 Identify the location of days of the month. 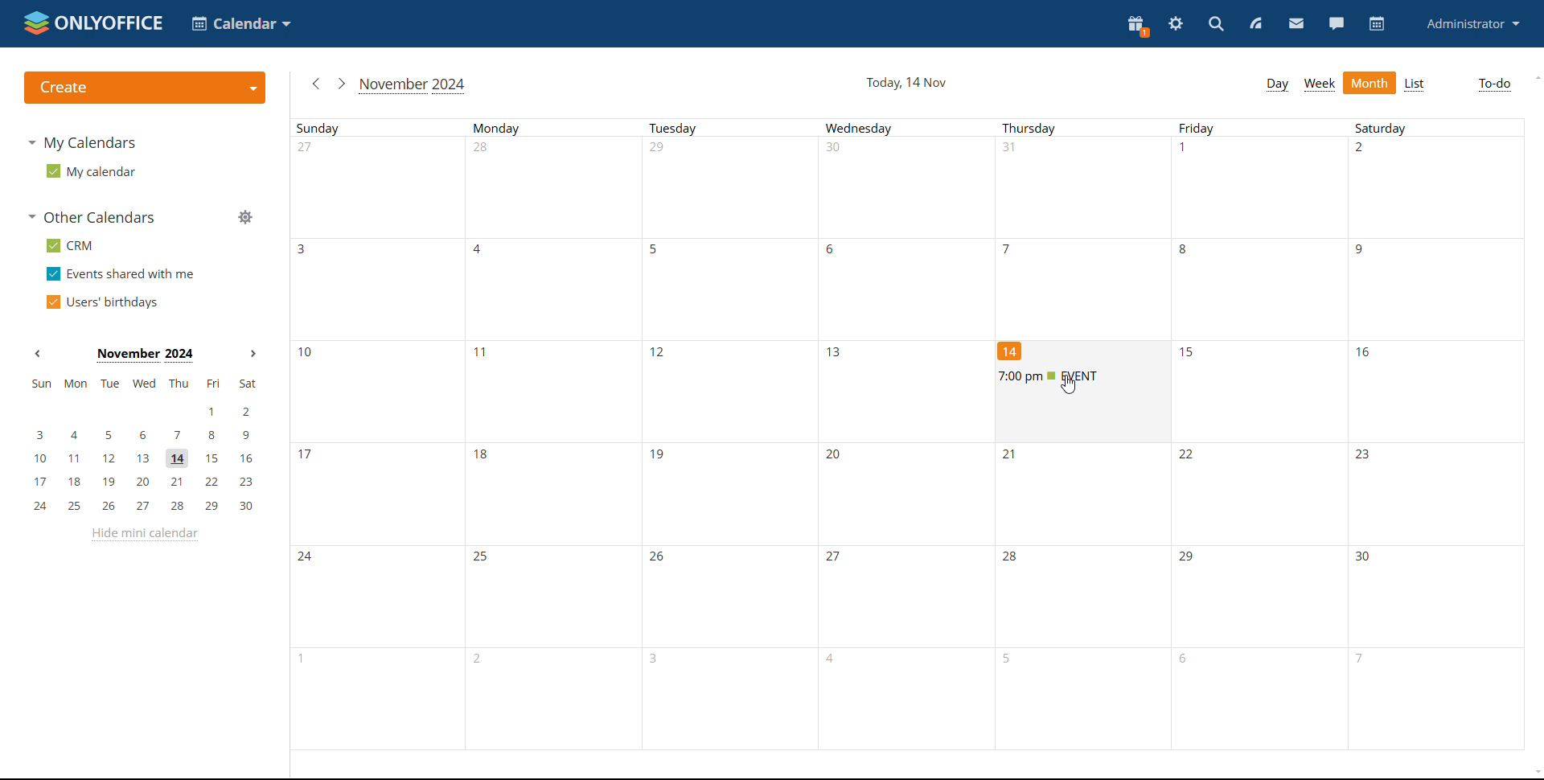
(1083, 599).